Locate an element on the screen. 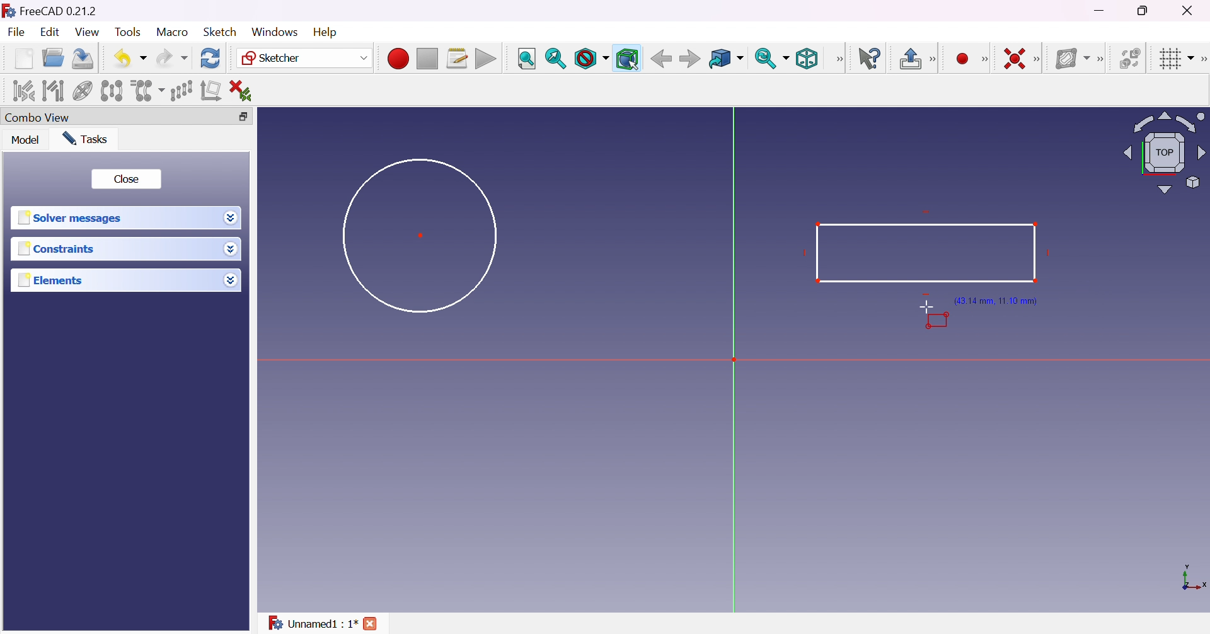 This screenshot has width=1210, height=634. Toggle grid is located at coordinates (1175, 58).